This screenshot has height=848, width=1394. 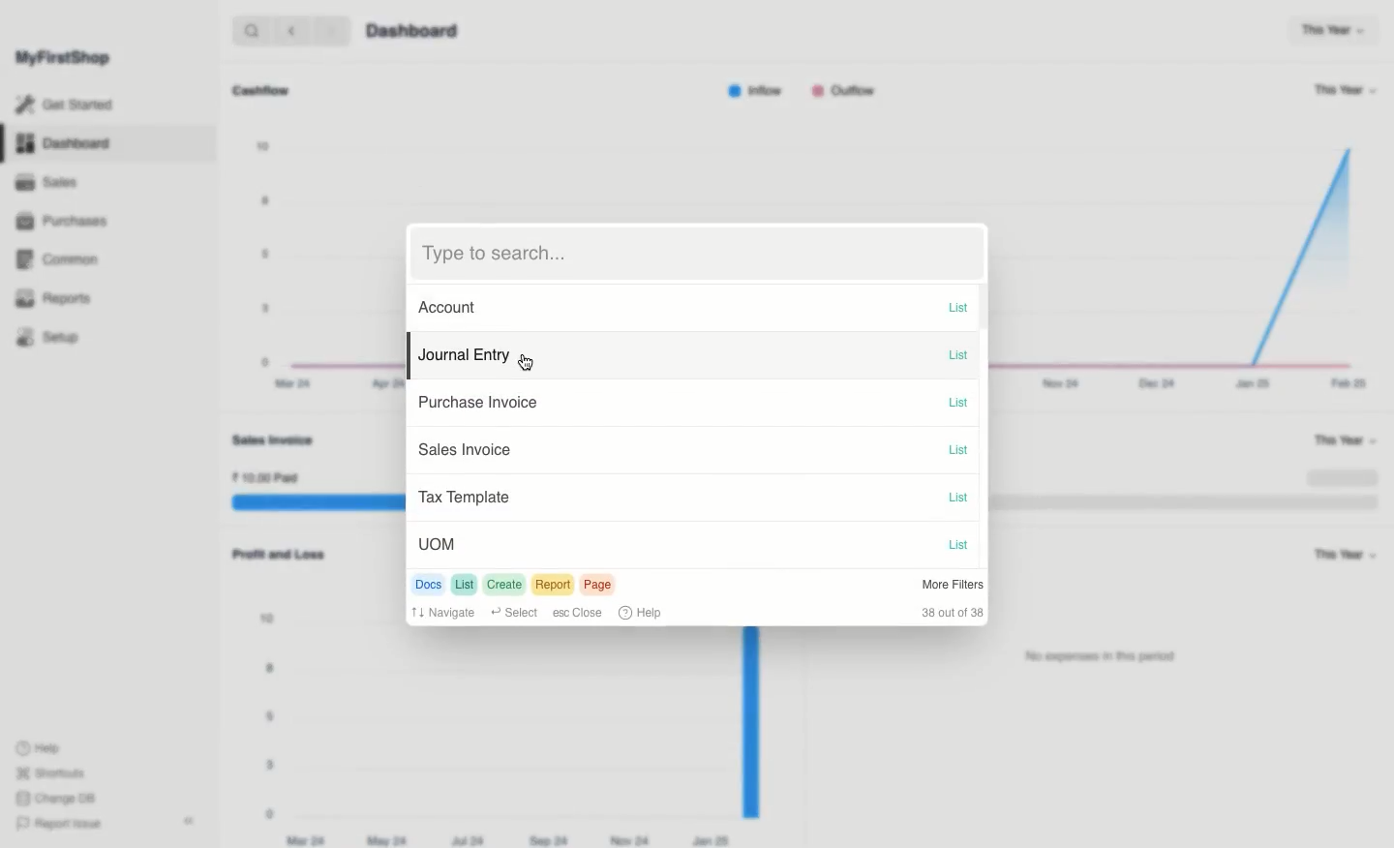 What do you see at coordinates (386, 838) in the screenshot?
I see `May 24` at bounding box center [386, 838].